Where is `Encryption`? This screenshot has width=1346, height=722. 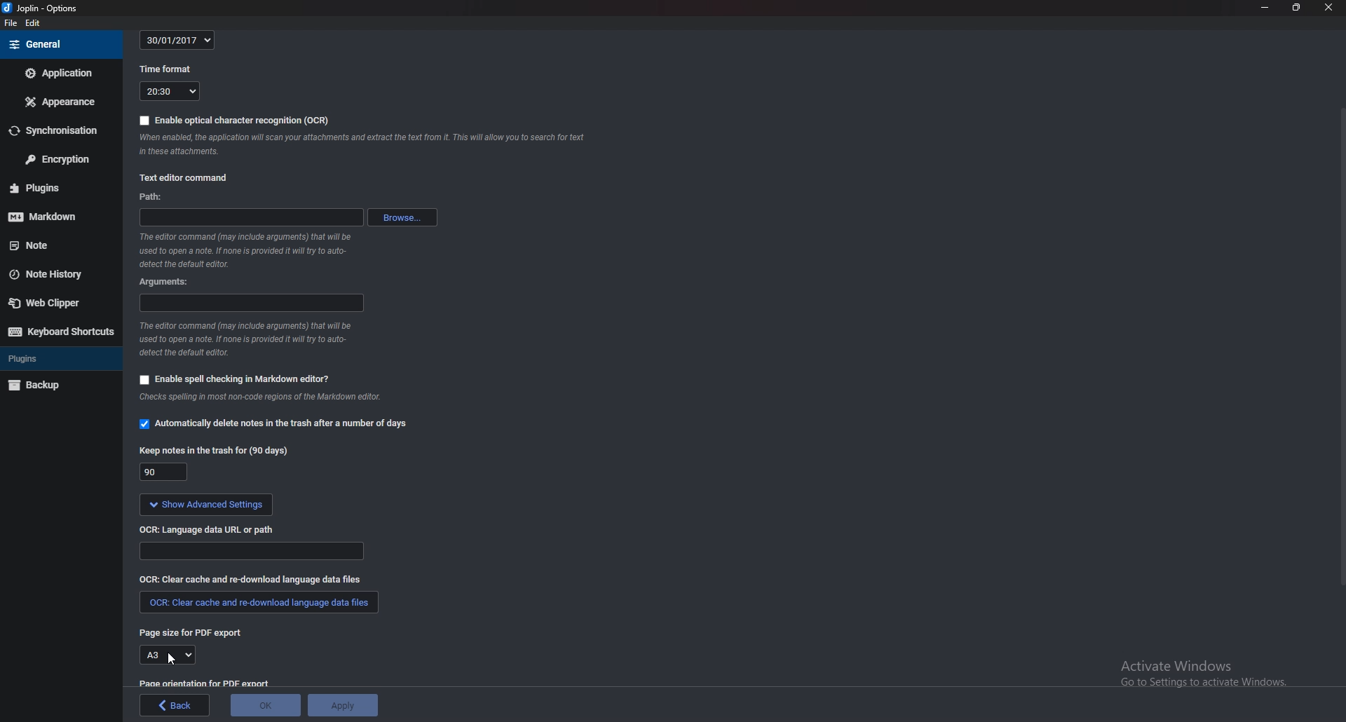
Encryption is located at coordinates (59, 158).